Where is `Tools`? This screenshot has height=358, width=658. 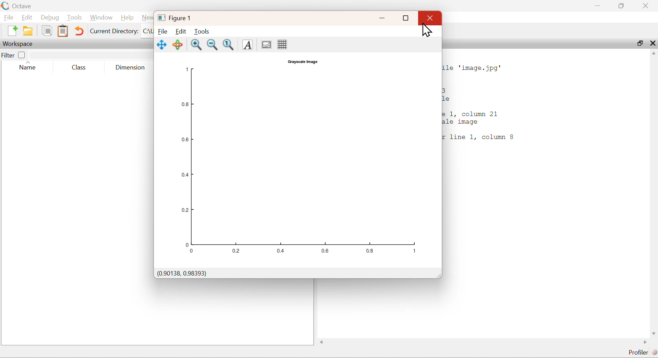
Tools is located at coordinates (75, 18).